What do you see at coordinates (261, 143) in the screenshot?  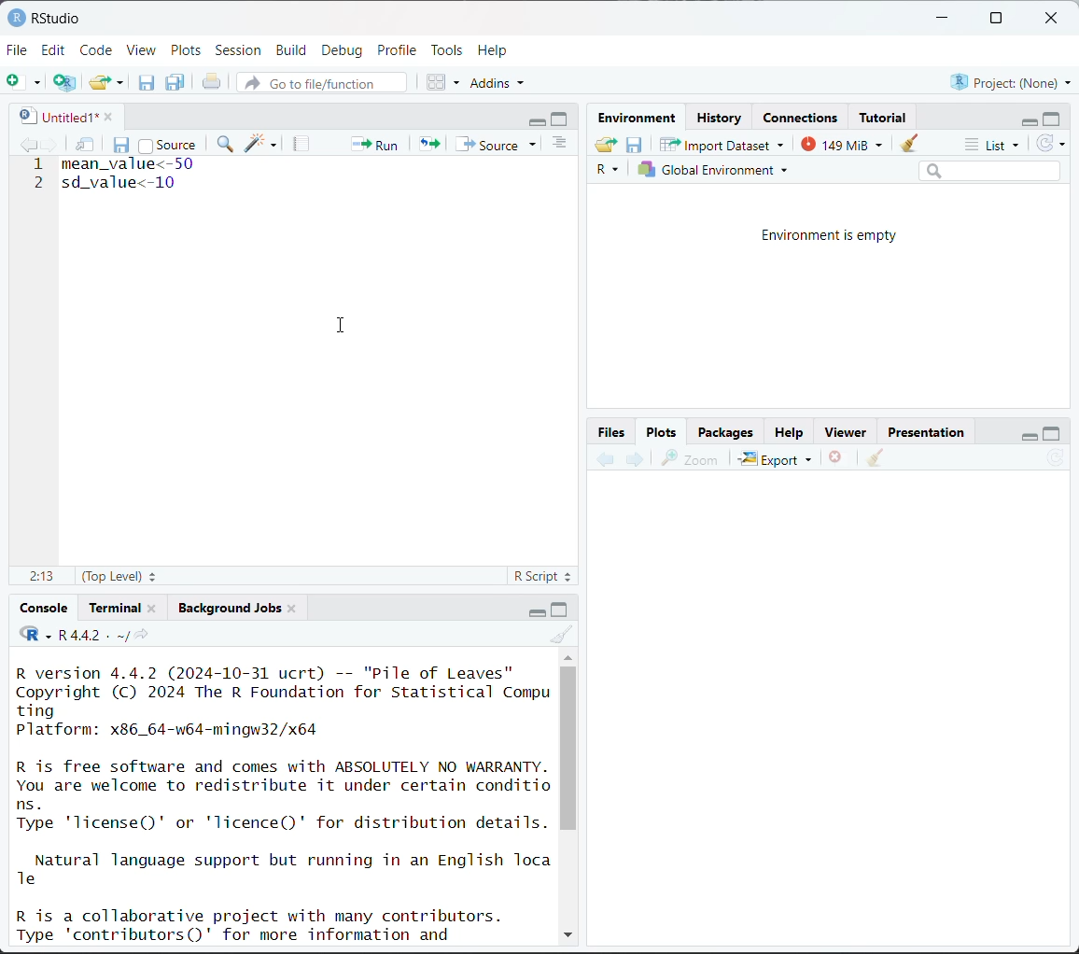 I see `code tools` at bounding box center [261, 143].